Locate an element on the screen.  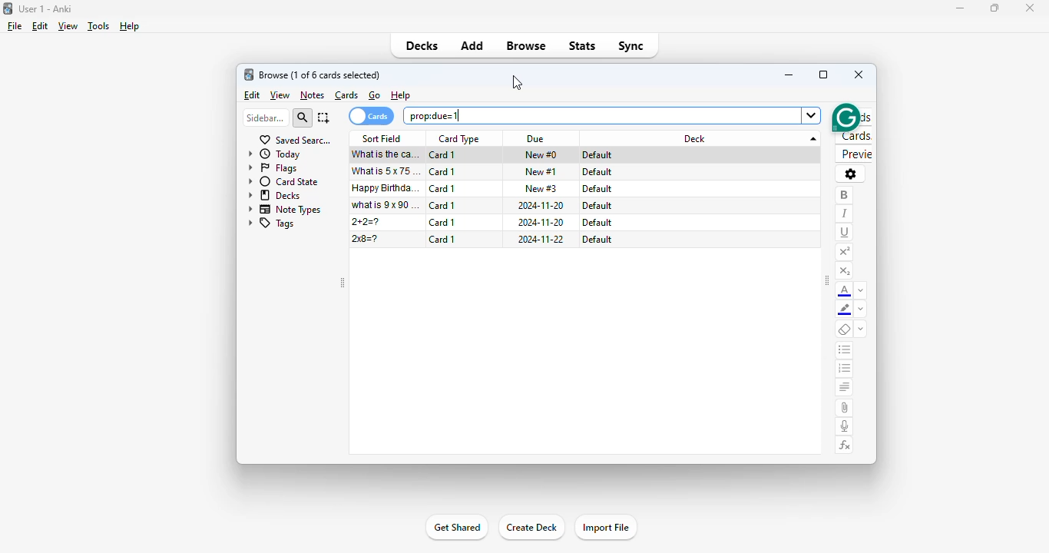
2x9=? is located at coordinates (365, 239).